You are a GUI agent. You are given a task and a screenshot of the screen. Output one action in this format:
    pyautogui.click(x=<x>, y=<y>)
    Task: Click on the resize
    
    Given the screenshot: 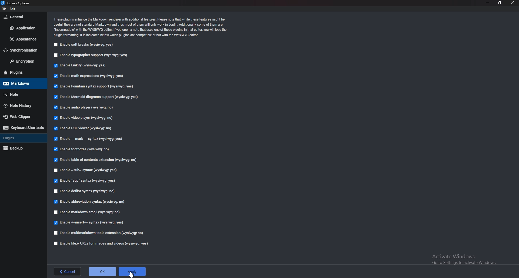 What is the action you would take?
    pyautogui.click(x=500, y=3)
    